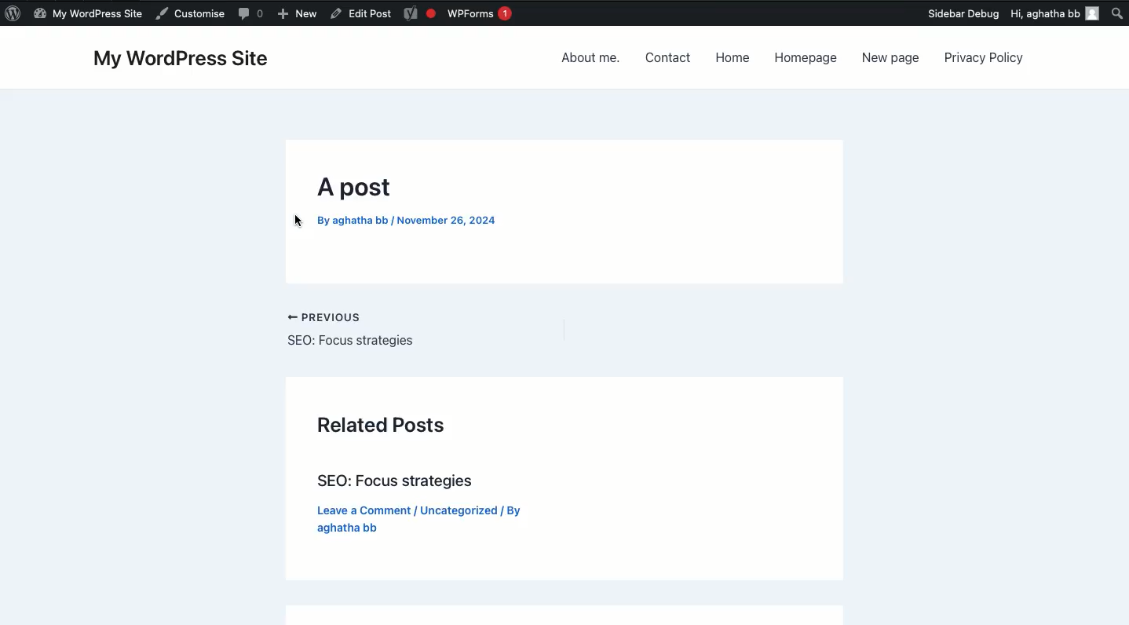  What do you see at coordinates (591, 58) in the screenshot?
I see `About me` at bounding box center [591, 58].